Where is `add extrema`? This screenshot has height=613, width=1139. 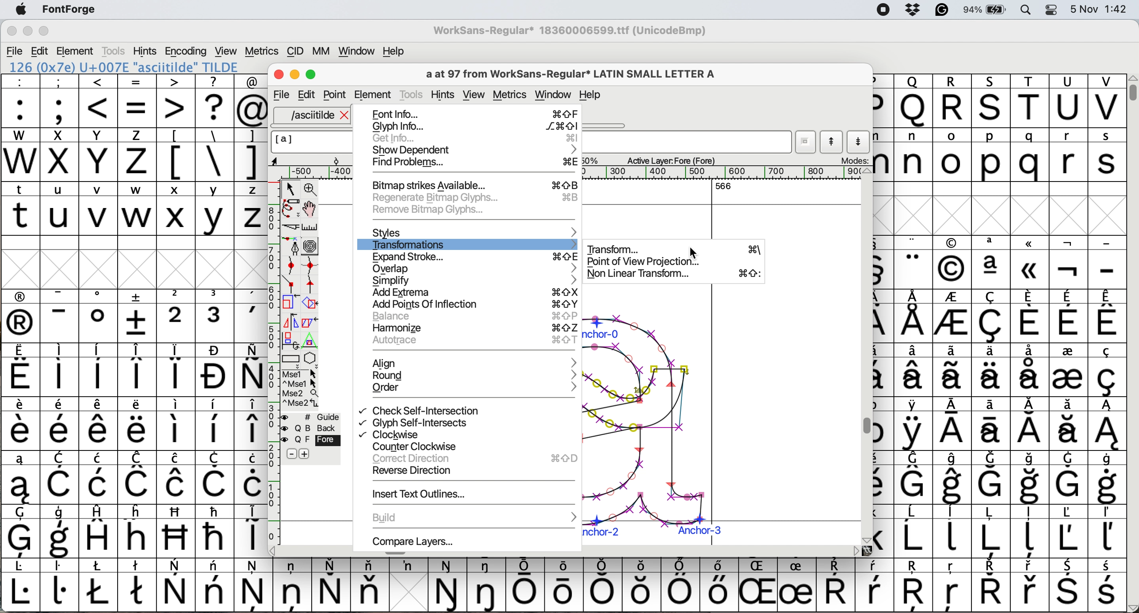 add extrema is located at coordinates (472, 292).